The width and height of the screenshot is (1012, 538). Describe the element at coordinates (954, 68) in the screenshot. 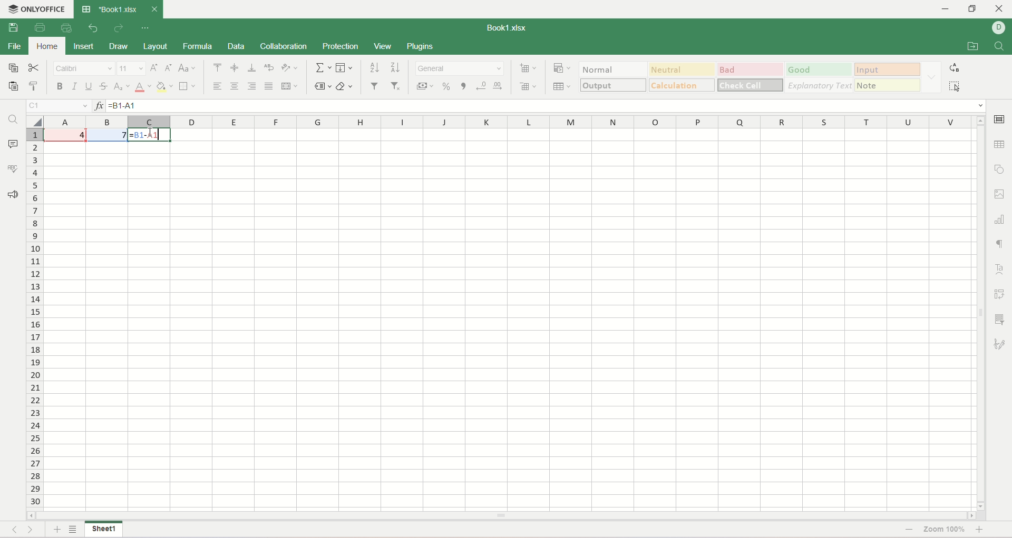

I see `replace` at that location.